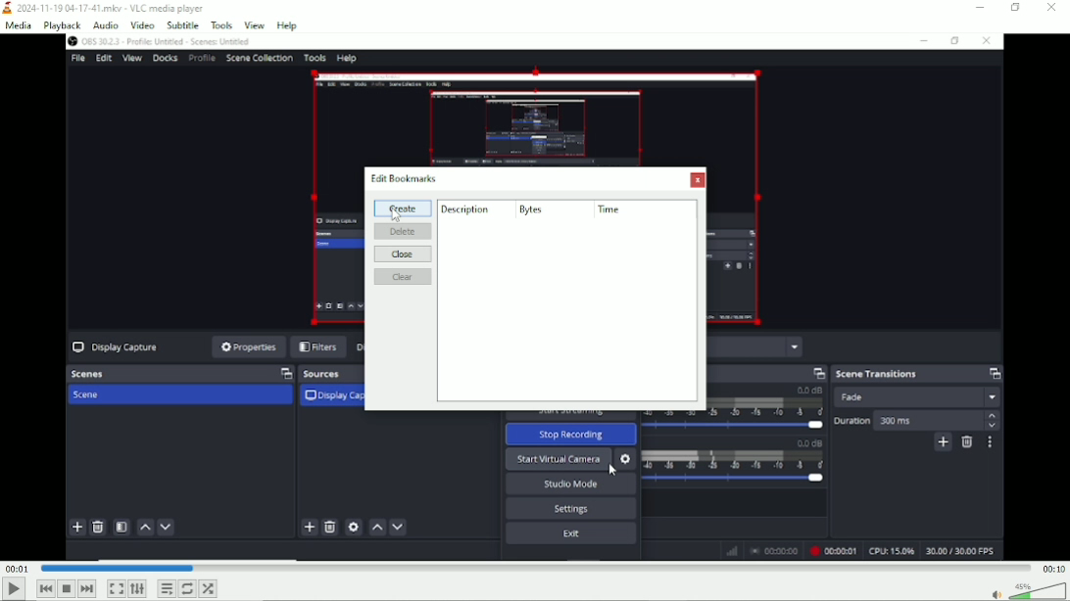 This screenshot has width=1070, height=601. Describe the element at coordinates (1015, 8) in the screenshot. I see `Restore down` at that location.